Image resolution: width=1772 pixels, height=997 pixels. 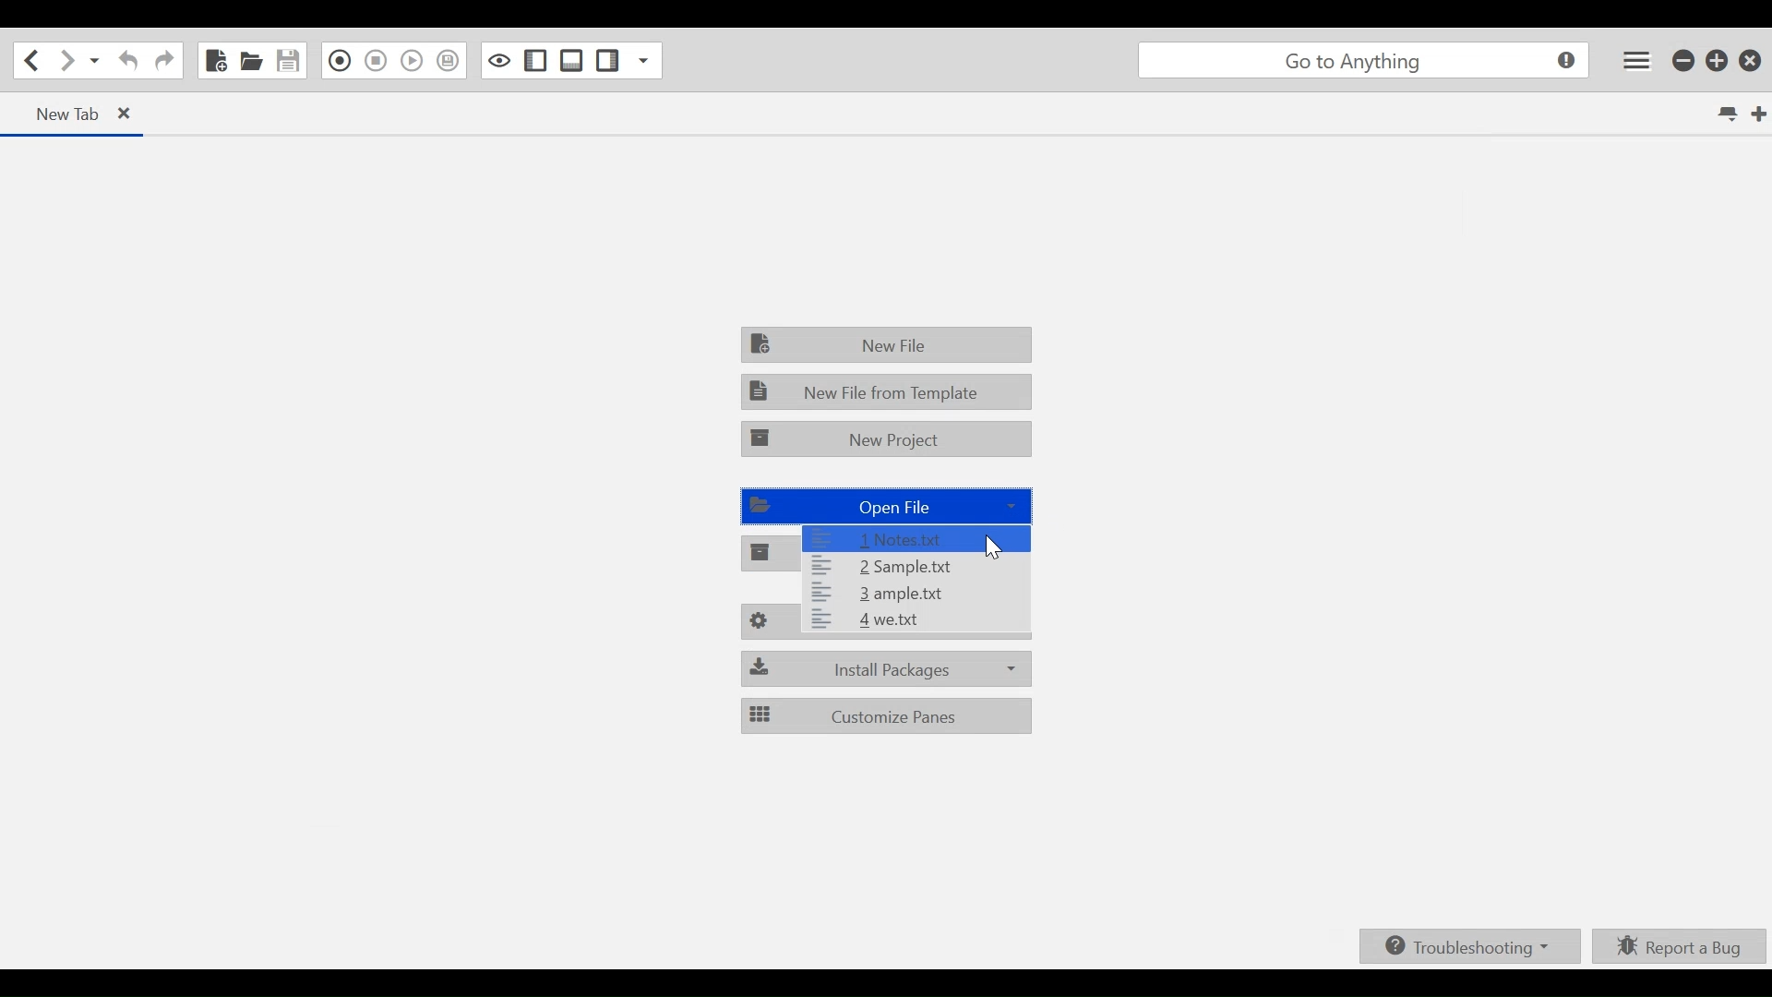 What do you see at coordinates (887, 669) in the screenshot?
I see `Install Packages` at bounding box center [887, 669].